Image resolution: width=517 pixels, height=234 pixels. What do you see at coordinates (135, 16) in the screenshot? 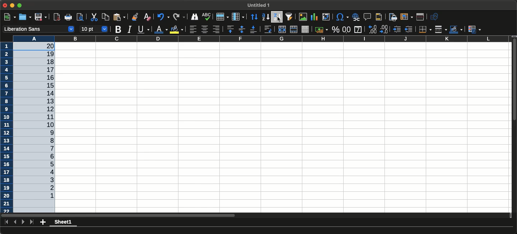
I see `Clone` at bounding box center [135, 16].